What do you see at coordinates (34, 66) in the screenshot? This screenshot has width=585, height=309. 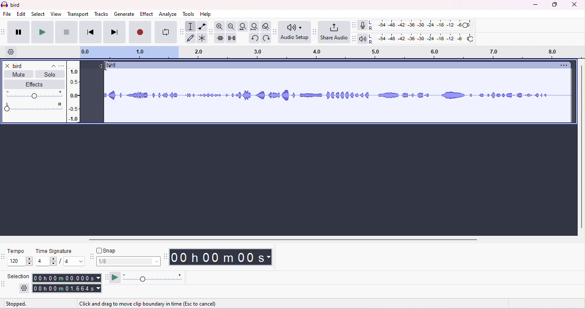 I see `track title` at bounding box center [34, 66].